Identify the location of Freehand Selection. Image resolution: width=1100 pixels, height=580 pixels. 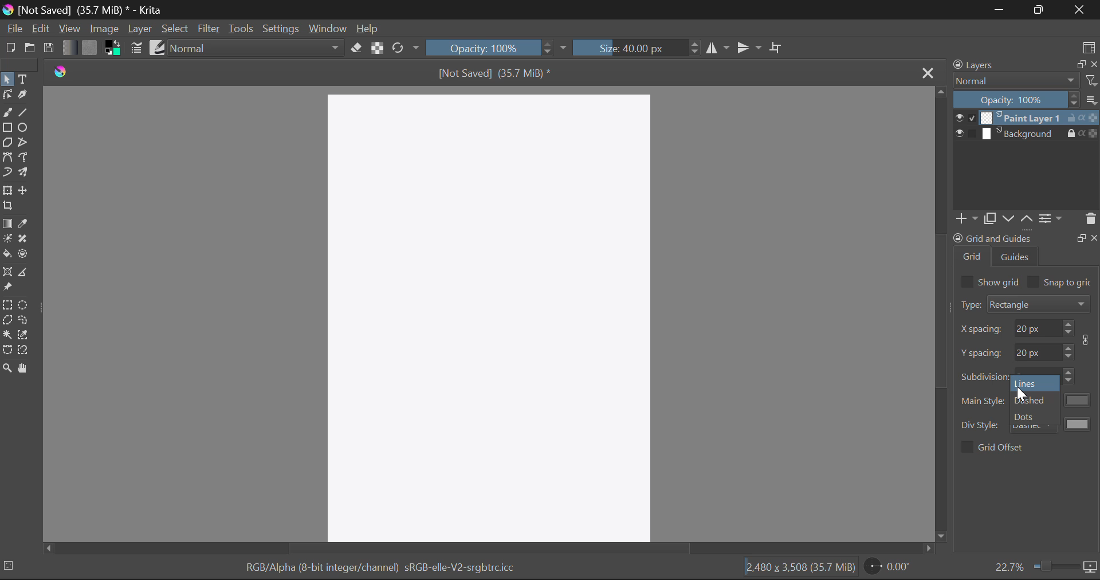
(25, 321).